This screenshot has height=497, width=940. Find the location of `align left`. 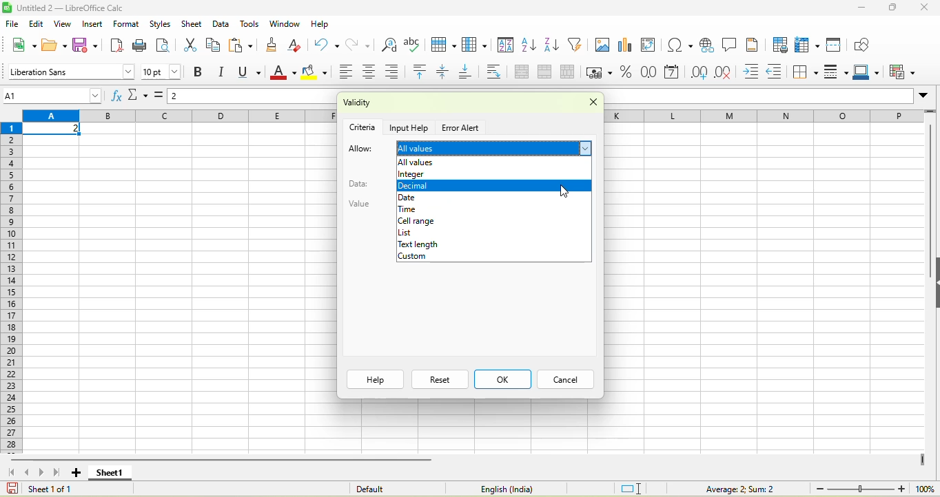

align left is located at coordinates (345, 73).